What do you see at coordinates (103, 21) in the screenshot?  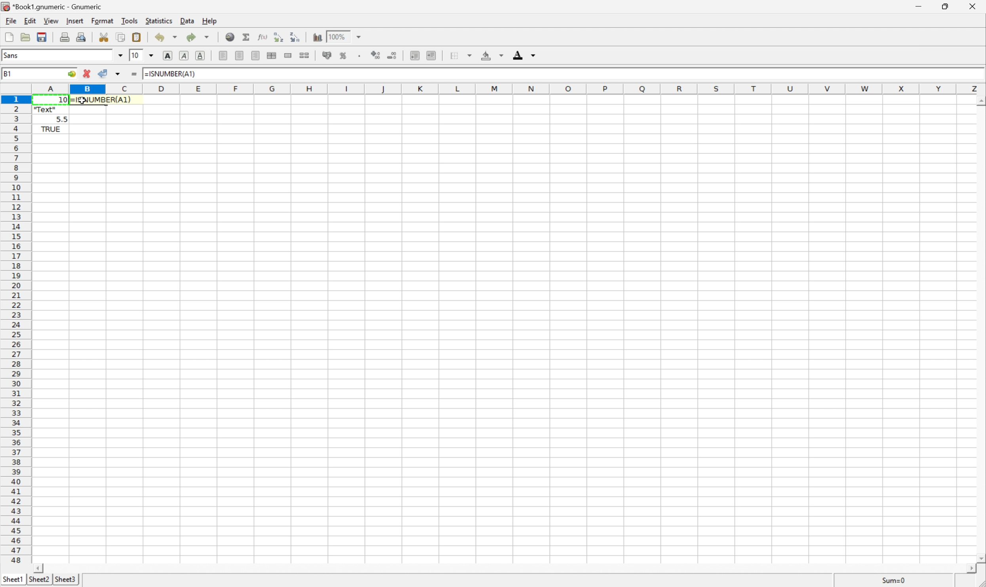 I see `Format` at bounding box center [103, 21].